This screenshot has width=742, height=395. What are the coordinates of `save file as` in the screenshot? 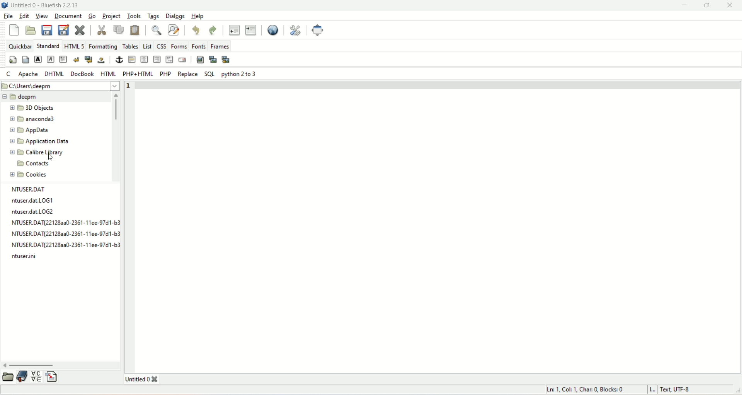 It's located at (63, 30).